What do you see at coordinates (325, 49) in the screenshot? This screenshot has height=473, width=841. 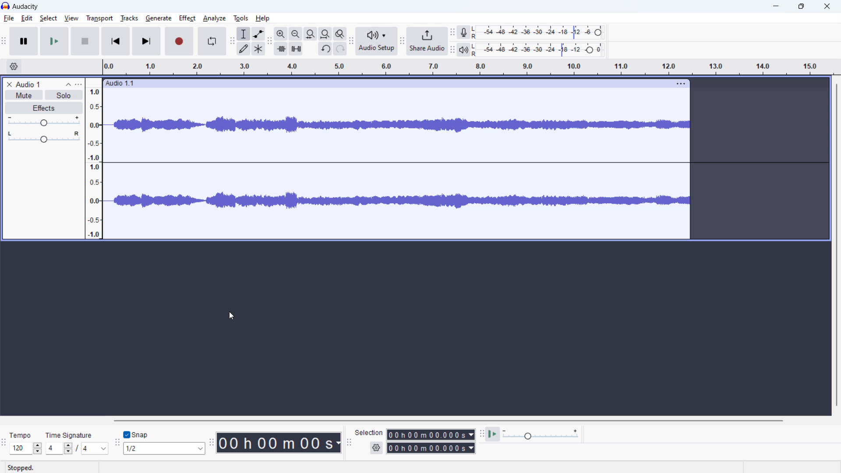 I see `undo` at bounding box center [325, 49].